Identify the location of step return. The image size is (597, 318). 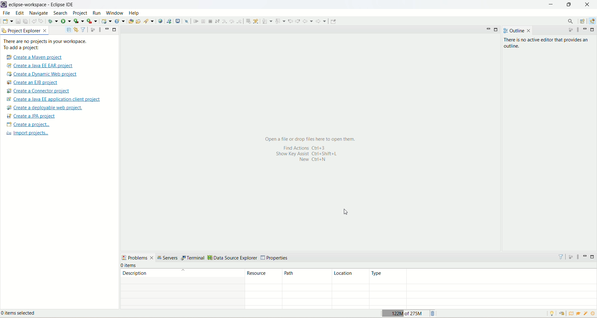
(240, 21).